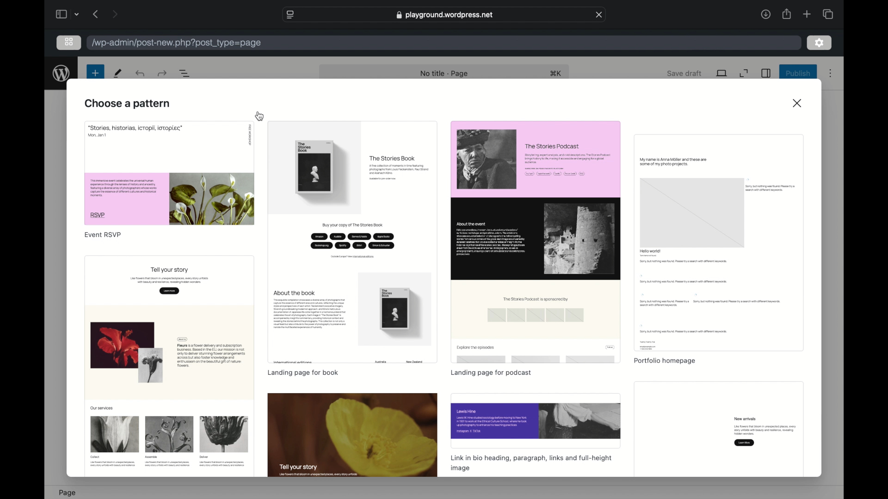 This screenshot has height=499, width=888. Describe the element at coordinates (170, 366) in the screenshot. I see `preview` at that location.